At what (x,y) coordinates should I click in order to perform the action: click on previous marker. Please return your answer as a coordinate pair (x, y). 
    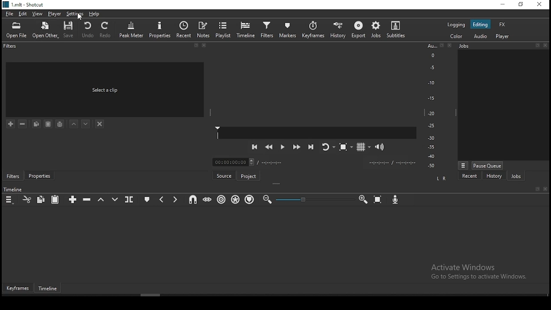
    Looking at the image, I should click on (162, 198).